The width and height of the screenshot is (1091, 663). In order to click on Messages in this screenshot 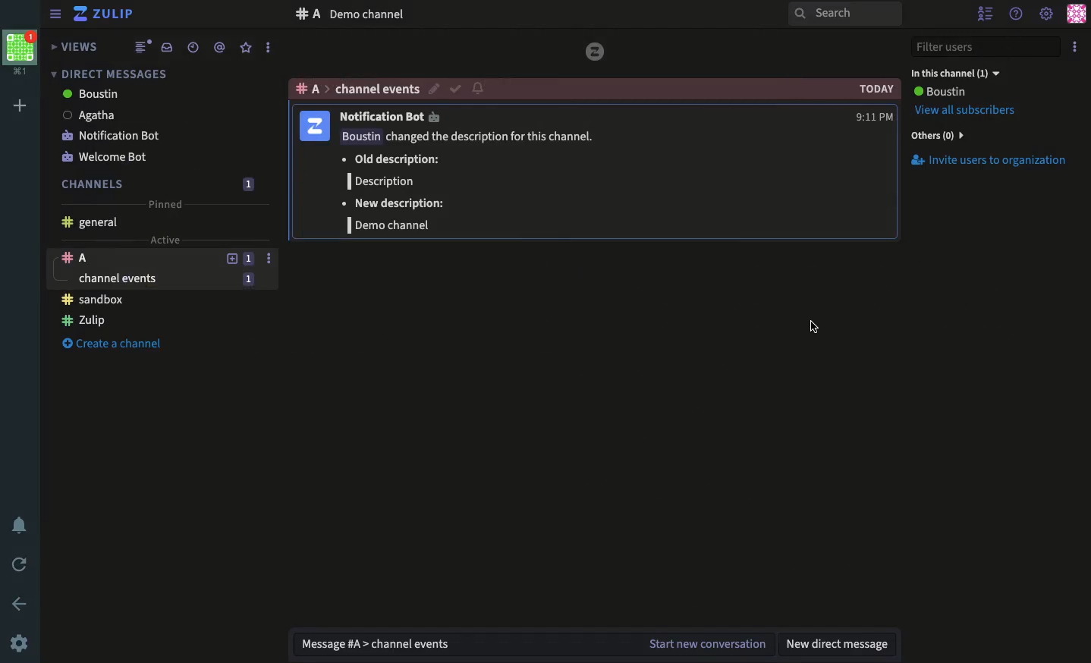, I will do `click(463, 645)`.